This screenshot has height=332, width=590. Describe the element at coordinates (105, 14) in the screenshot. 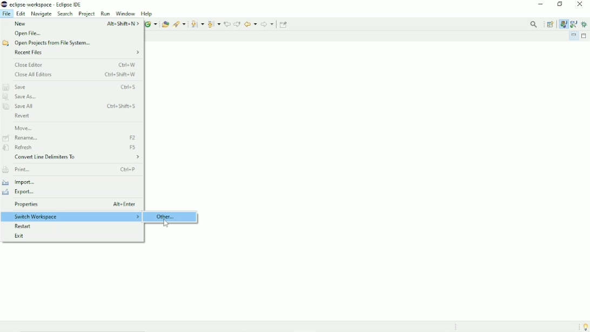

I see `Run` at that location.